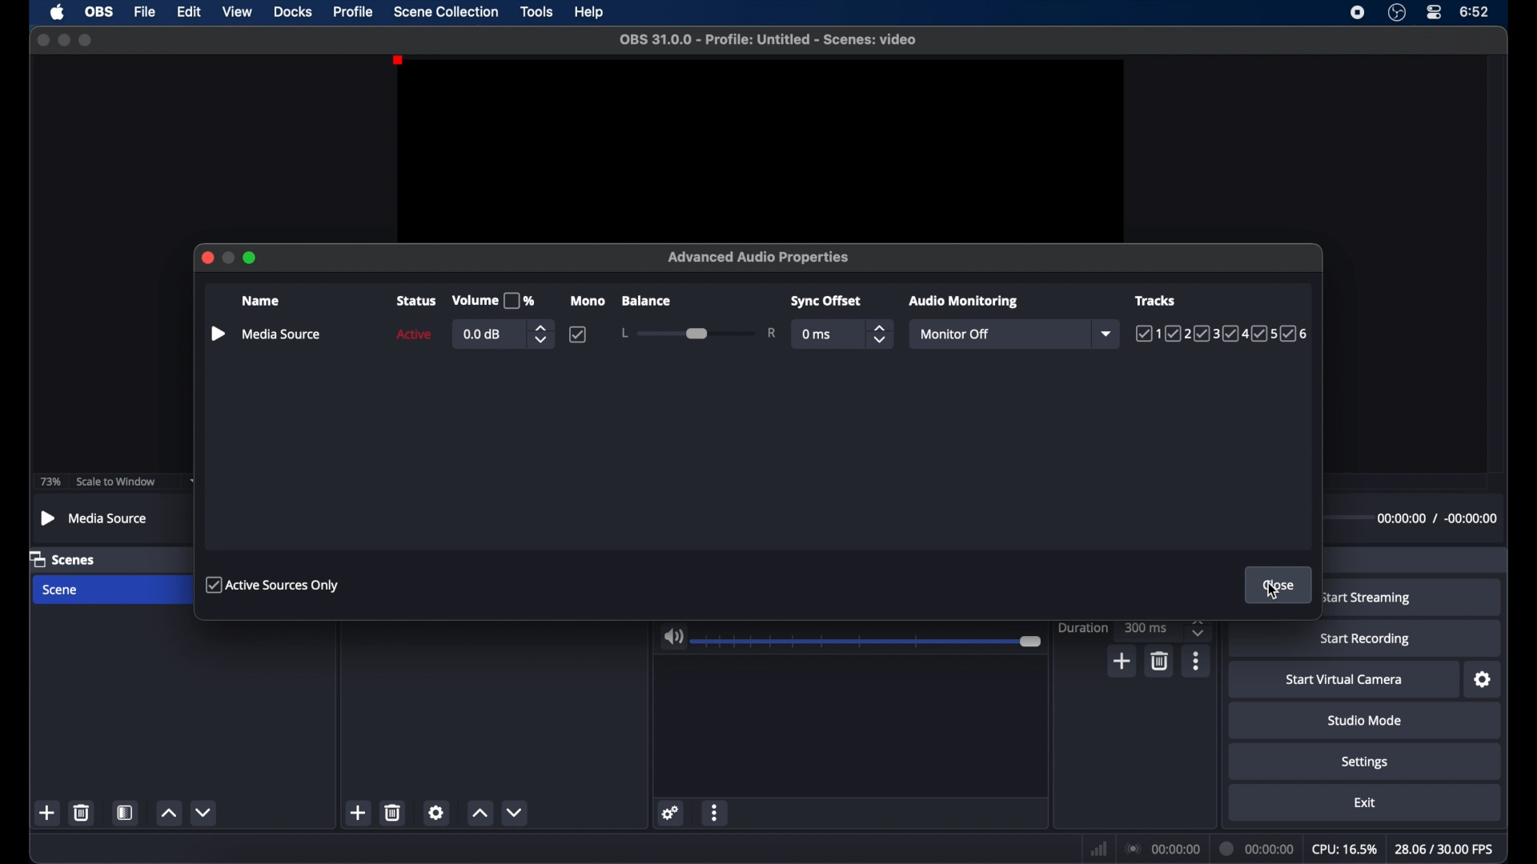 The image size is (1537, 864). I want to click on cursor, so click(1274, 594).